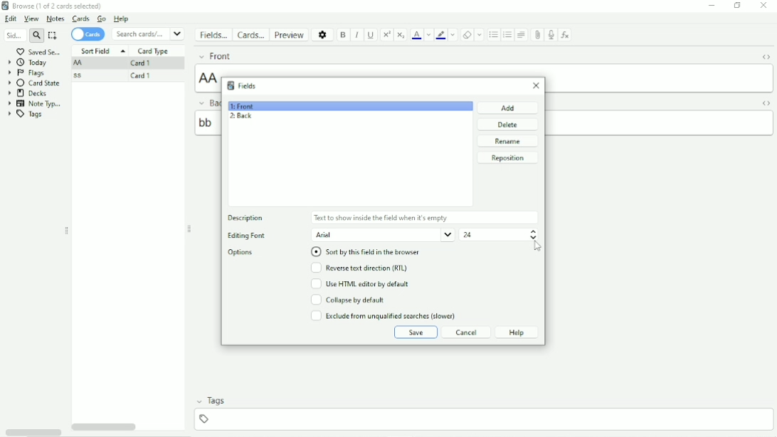  I want to click on Horizontal scrollbar, so click(106, 427).